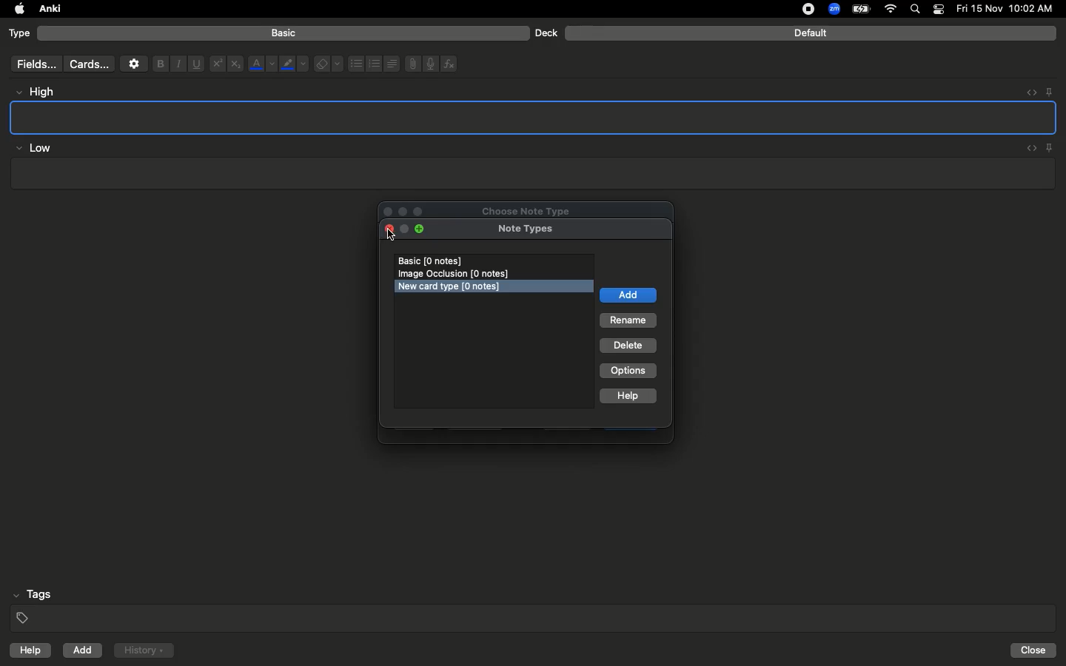 The image size is (1066, 666). Describe the element at coordinates (454, 287) in the screenshot. I see `New card type` at that location.